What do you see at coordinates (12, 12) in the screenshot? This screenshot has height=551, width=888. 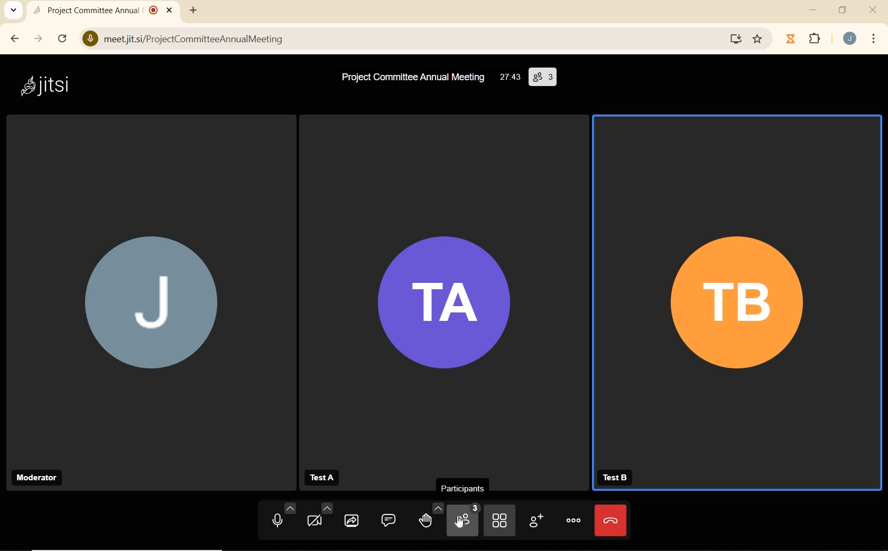 I see `SEARCH TABS` at bounding box center [12, 12].